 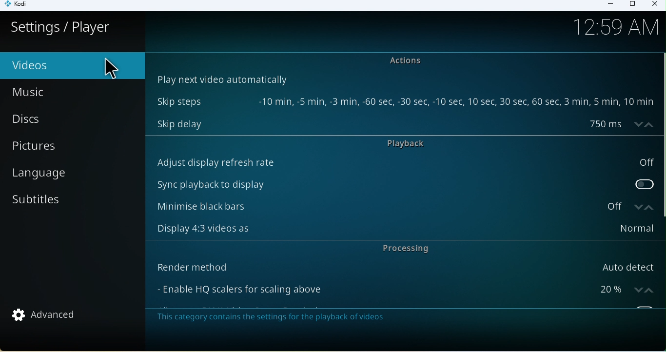 I want to click on Advanced, so click(x=50, y=316).